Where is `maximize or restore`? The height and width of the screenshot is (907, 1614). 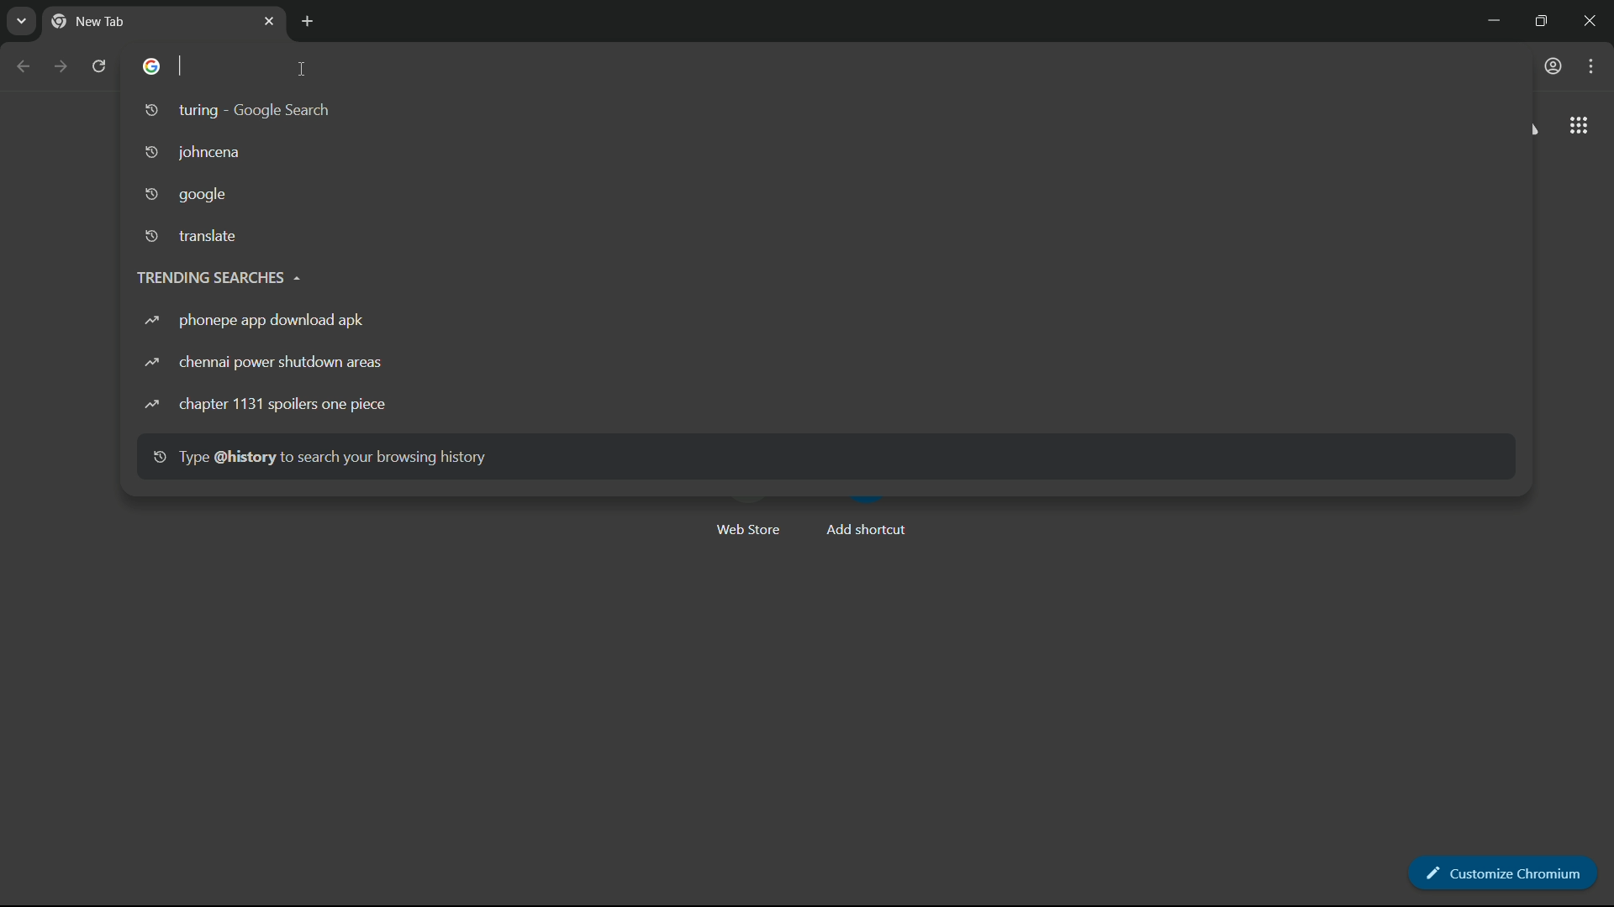 maximize or restore is located at coordinates (1544, 21).